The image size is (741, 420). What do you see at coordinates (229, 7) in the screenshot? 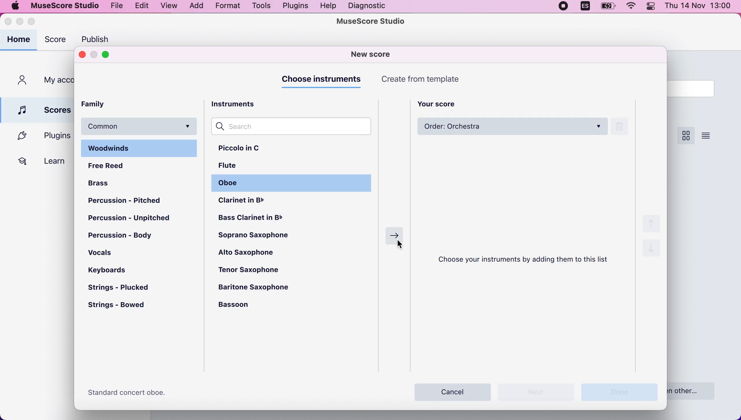
I see `format` at bounding box center [229, 7].